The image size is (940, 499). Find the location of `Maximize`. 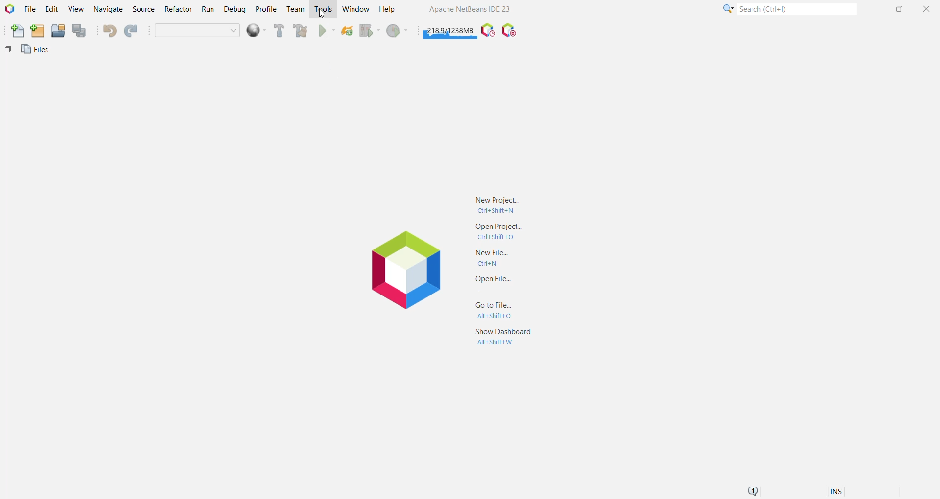

Maximize is located at coordinates (901, 8).